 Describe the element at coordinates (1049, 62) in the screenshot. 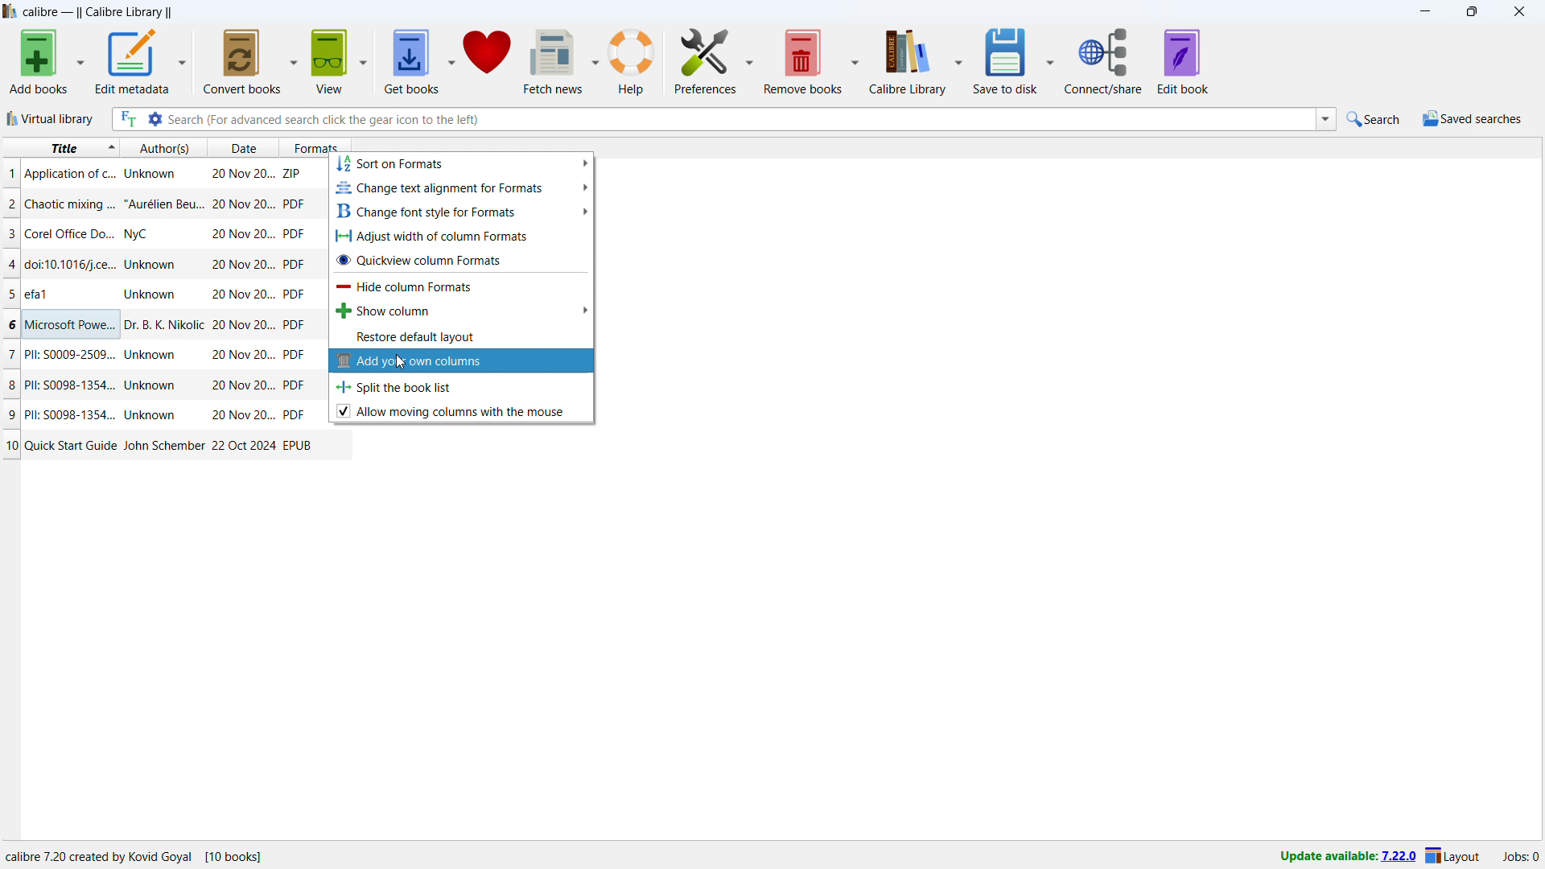

I see `save to disk options` at that location.